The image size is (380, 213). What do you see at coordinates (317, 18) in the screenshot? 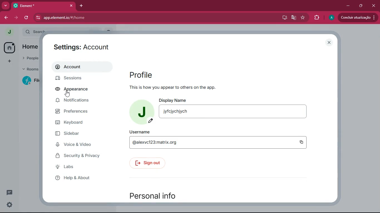
I see `extensions` at bounding box center [317, 18].